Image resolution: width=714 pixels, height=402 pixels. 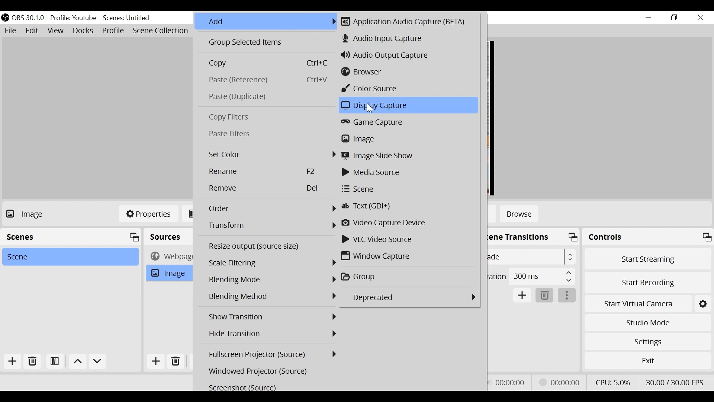 What do you see at coordinates (509, 382) in the screenshot?
I see `Live Status` at bounding box center [509, 382].